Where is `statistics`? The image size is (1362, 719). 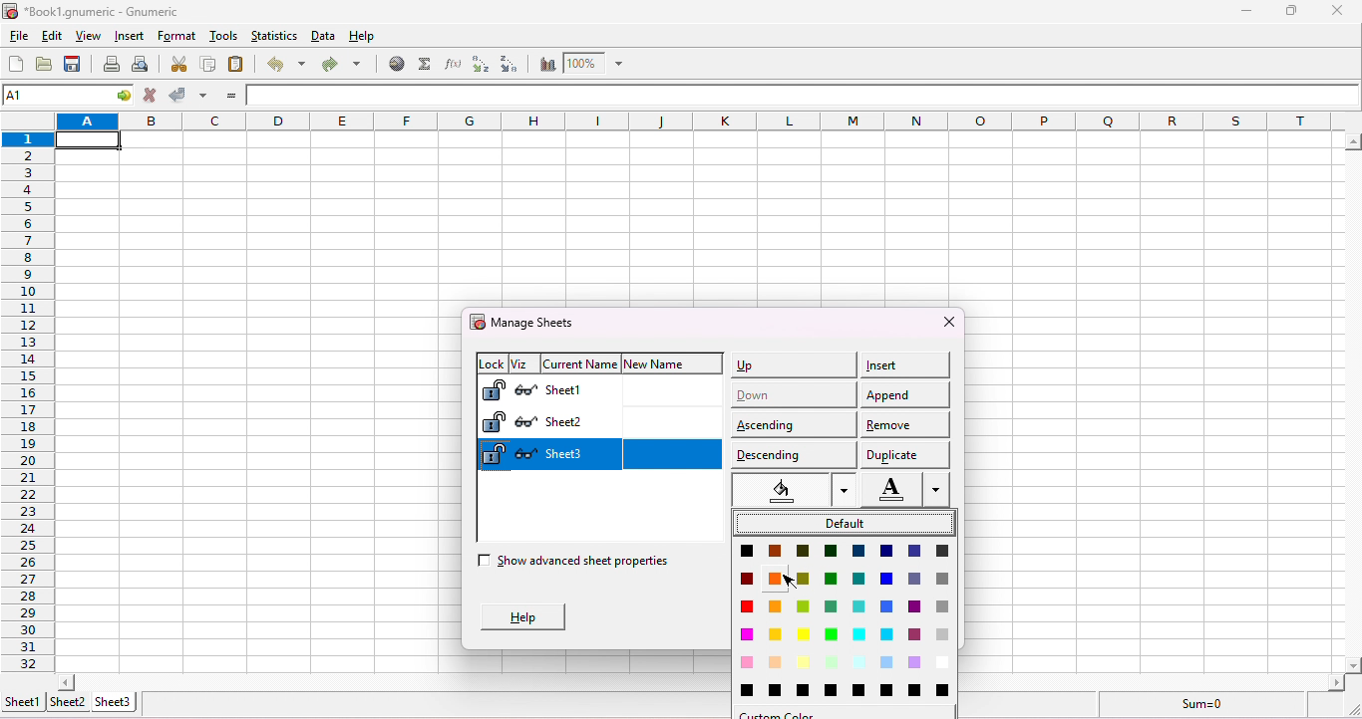 statistics is located at coordinates (276, 36).